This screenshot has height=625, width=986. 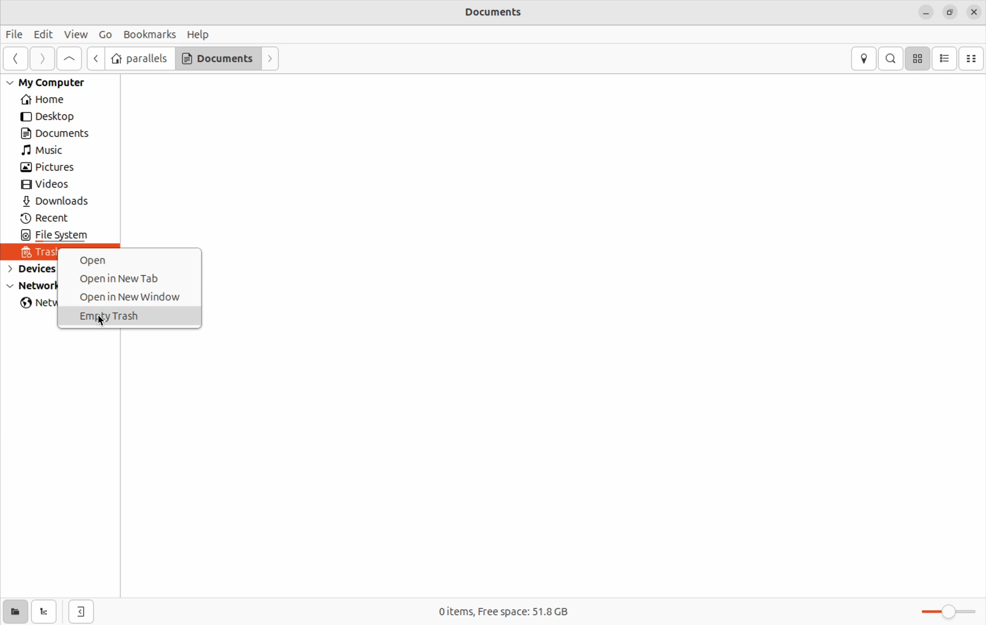 I want to click on recent, so click(x=48, y=220).